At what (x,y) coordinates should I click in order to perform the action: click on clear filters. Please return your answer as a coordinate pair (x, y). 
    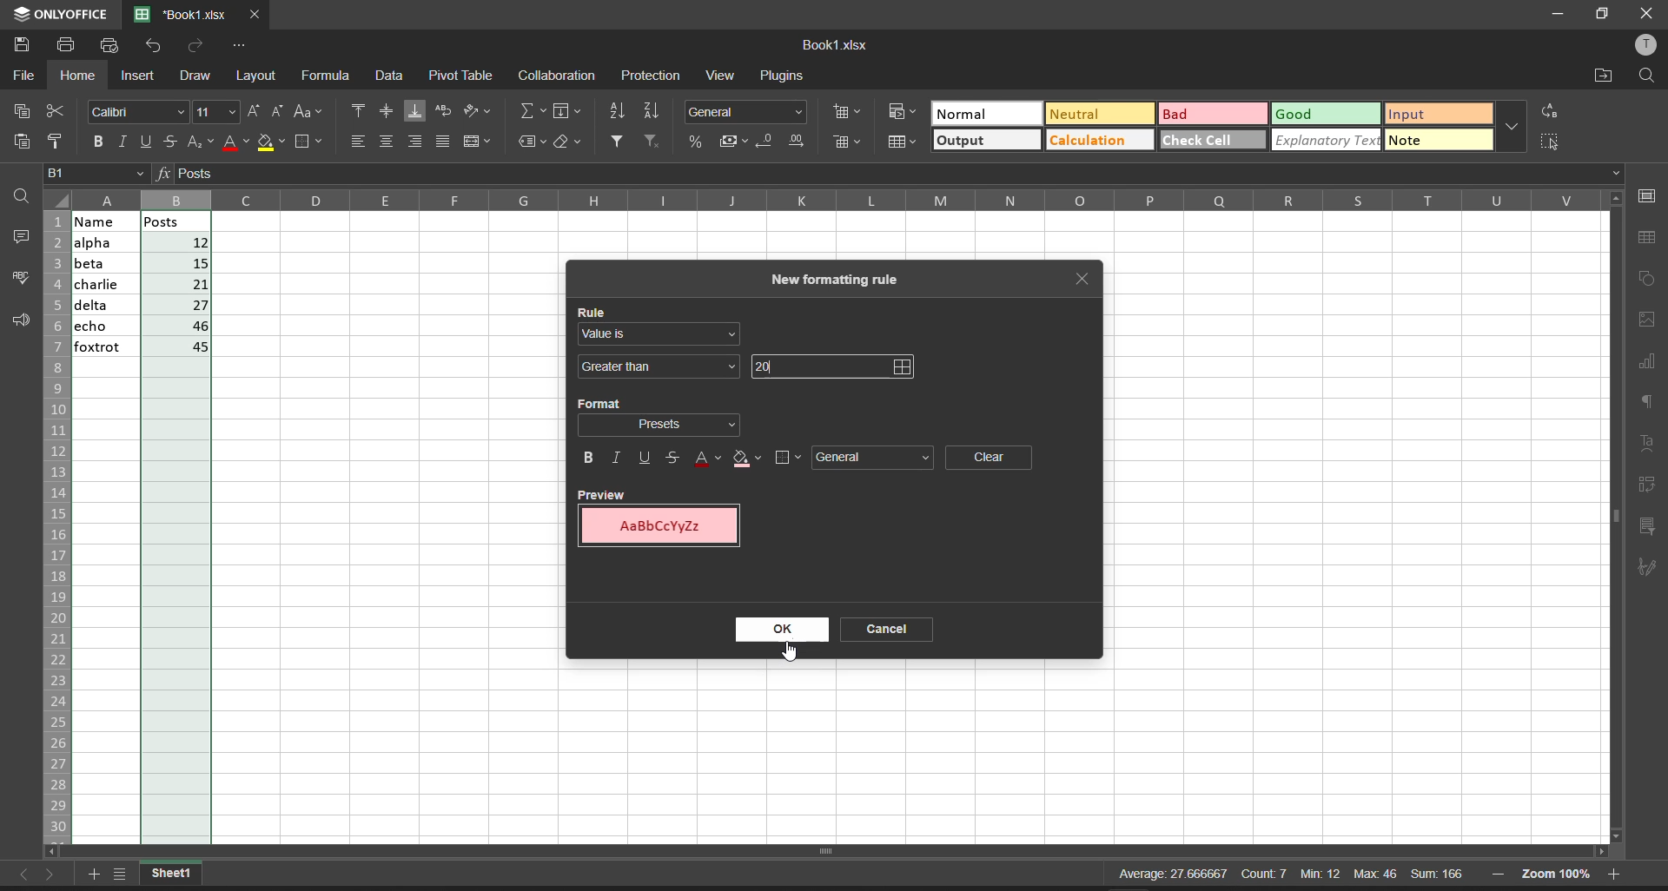
    Looking at the image, I should click on (651, 144).